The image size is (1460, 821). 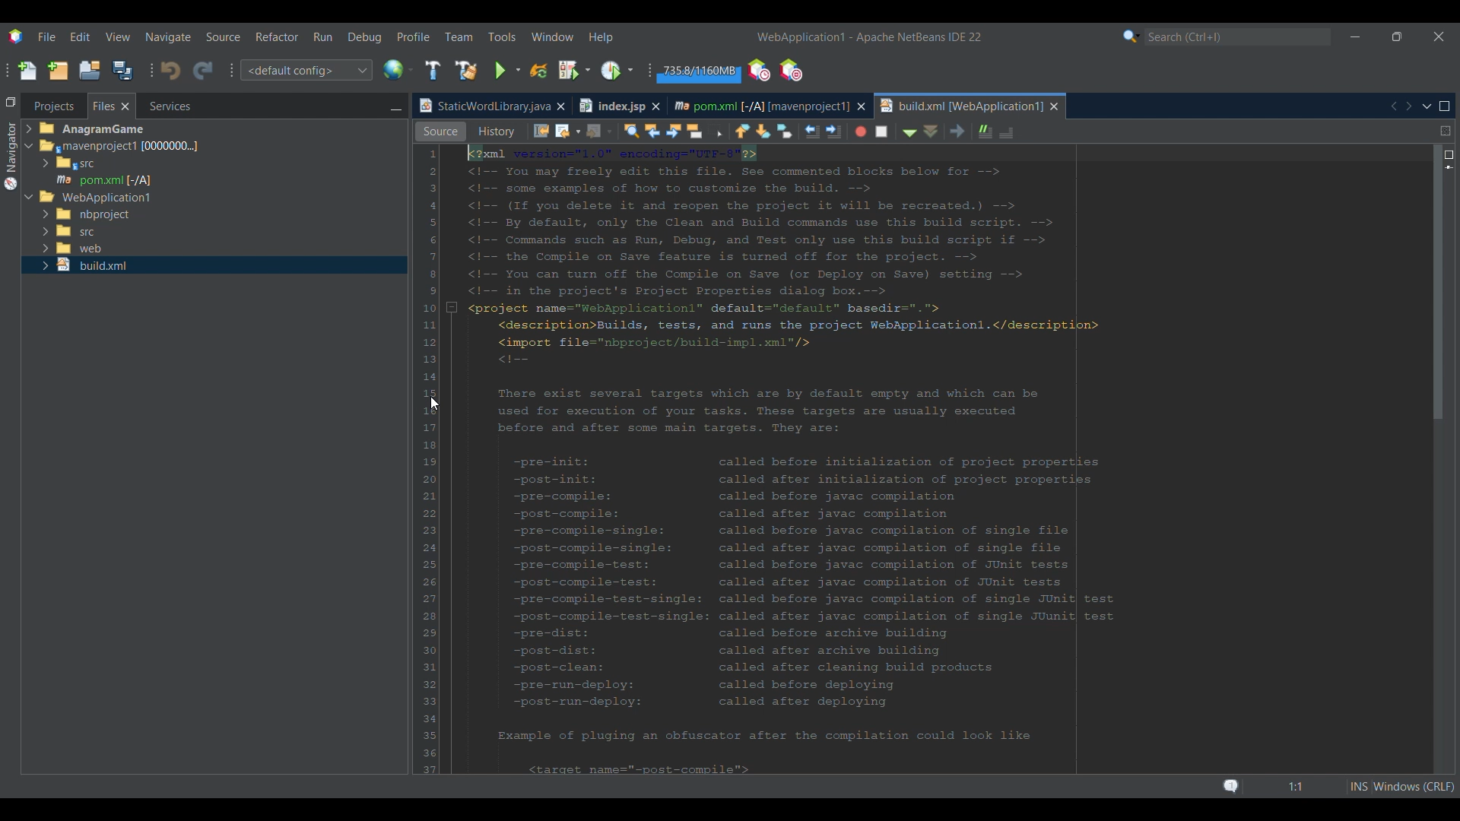 I want to click on Current tab highlighted, so click(x=760, y=104).